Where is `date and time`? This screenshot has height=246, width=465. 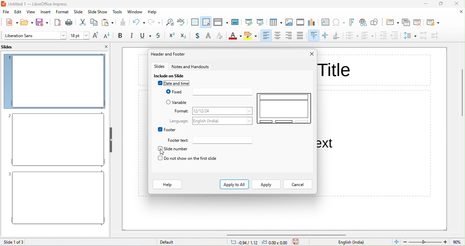 date and time is located at coordinates (180, 83).